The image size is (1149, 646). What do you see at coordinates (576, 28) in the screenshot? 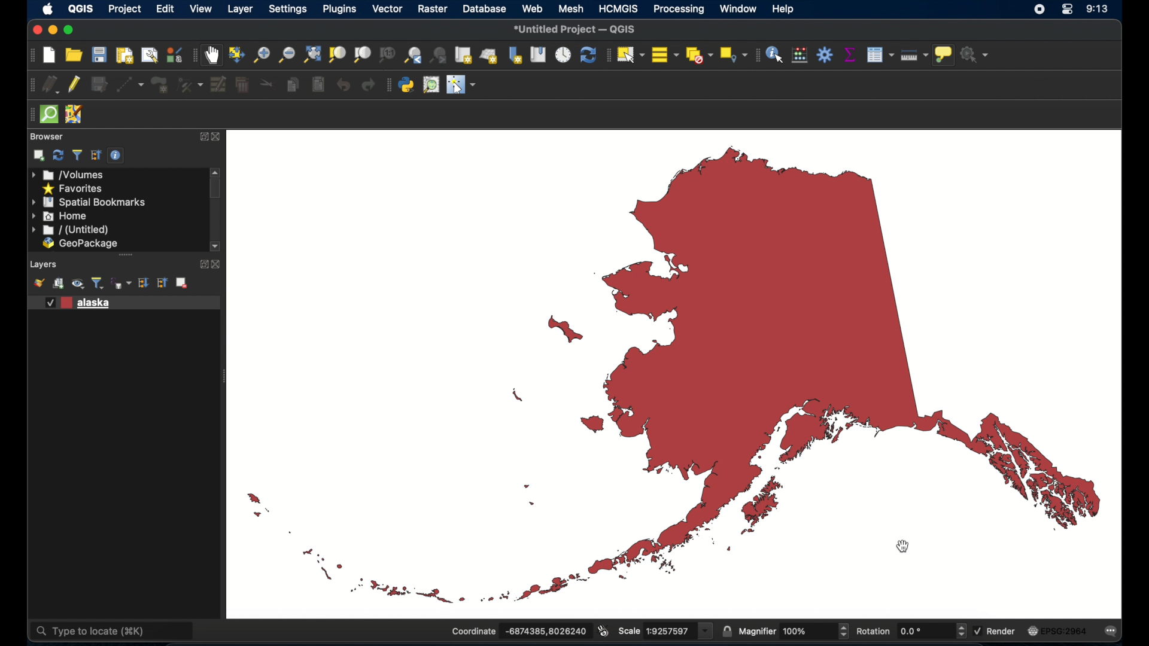
I see `*Untitled Project - QGIS` at bounding box center [576, 28].